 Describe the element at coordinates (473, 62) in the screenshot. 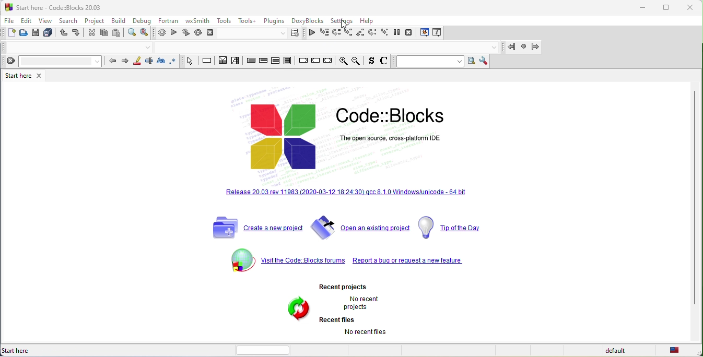

I see `run search` at that location.